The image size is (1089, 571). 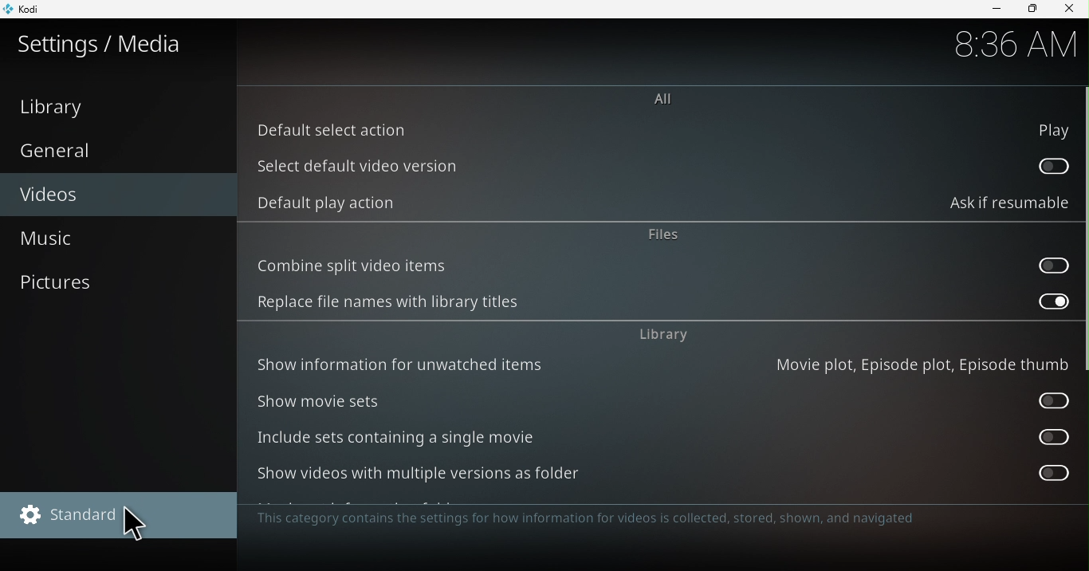 What do you see at coordinates (116, 101) in the screenshot?
I see `Library` at bounding box center [116, 101].